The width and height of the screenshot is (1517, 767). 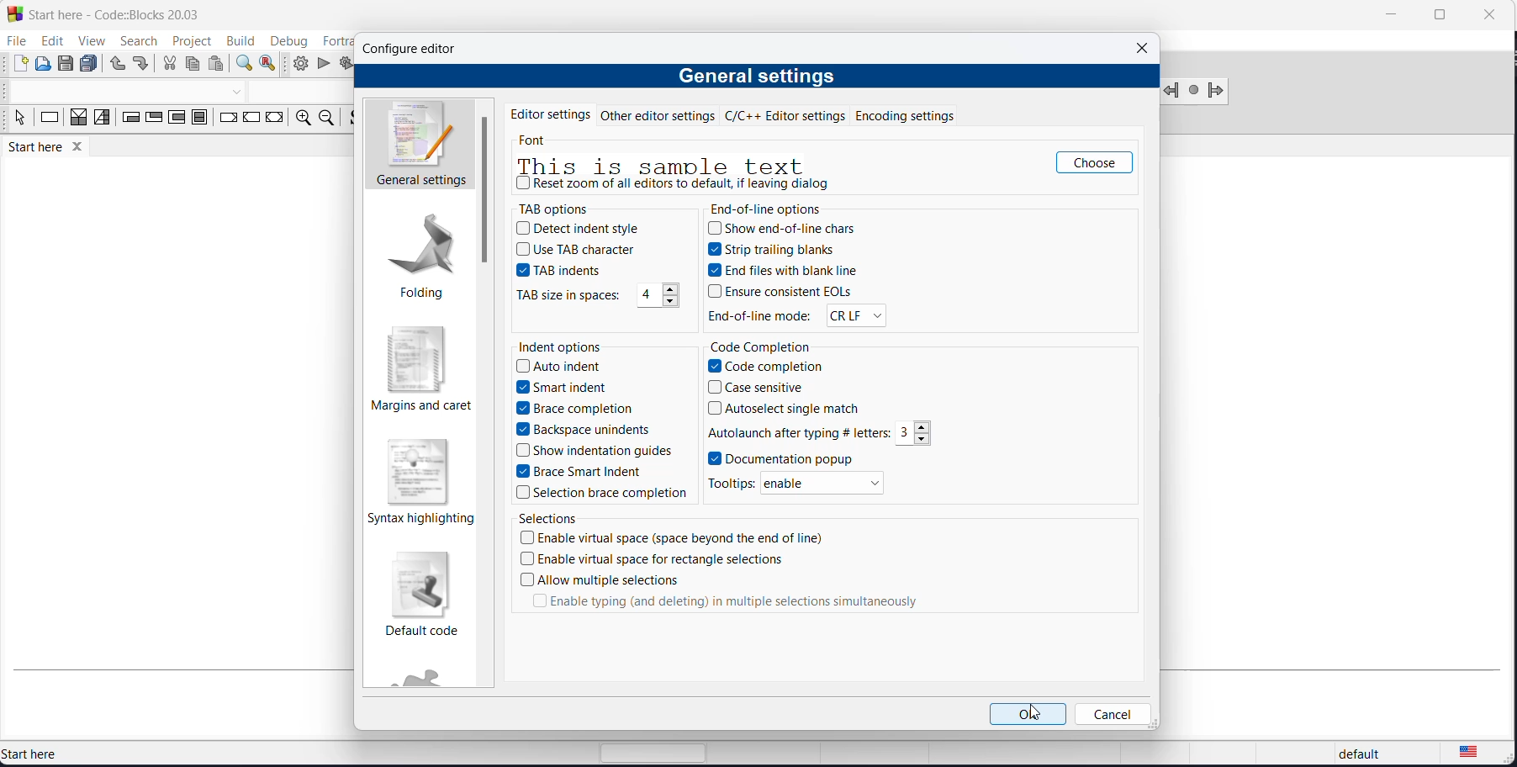 What do you see at coordinates (323, 65) in the screenshot?
I see `run` at bounding box center [323, 65].